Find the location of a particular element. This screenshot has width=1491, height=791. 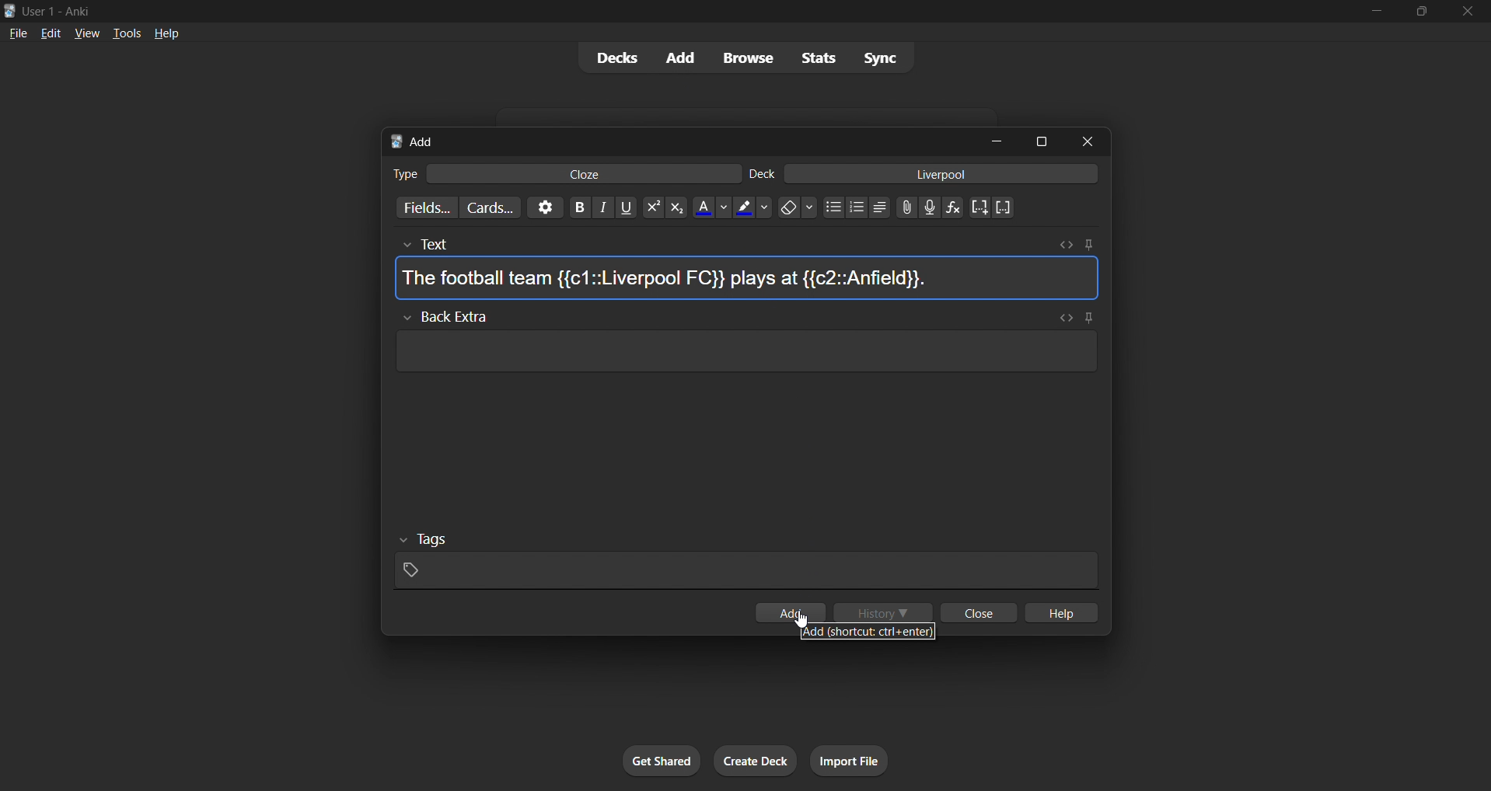

text color is located at coordinates (717, 210).